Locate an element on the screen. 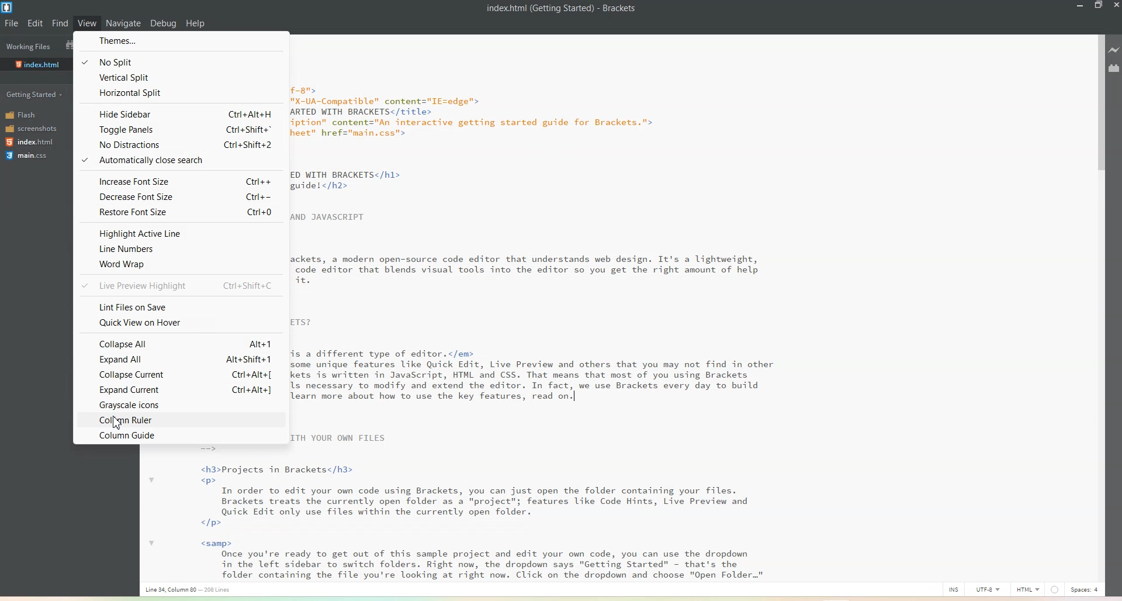 This screenshot has height=601, width=1122. Text 2 is located at coordinates (562, 8).